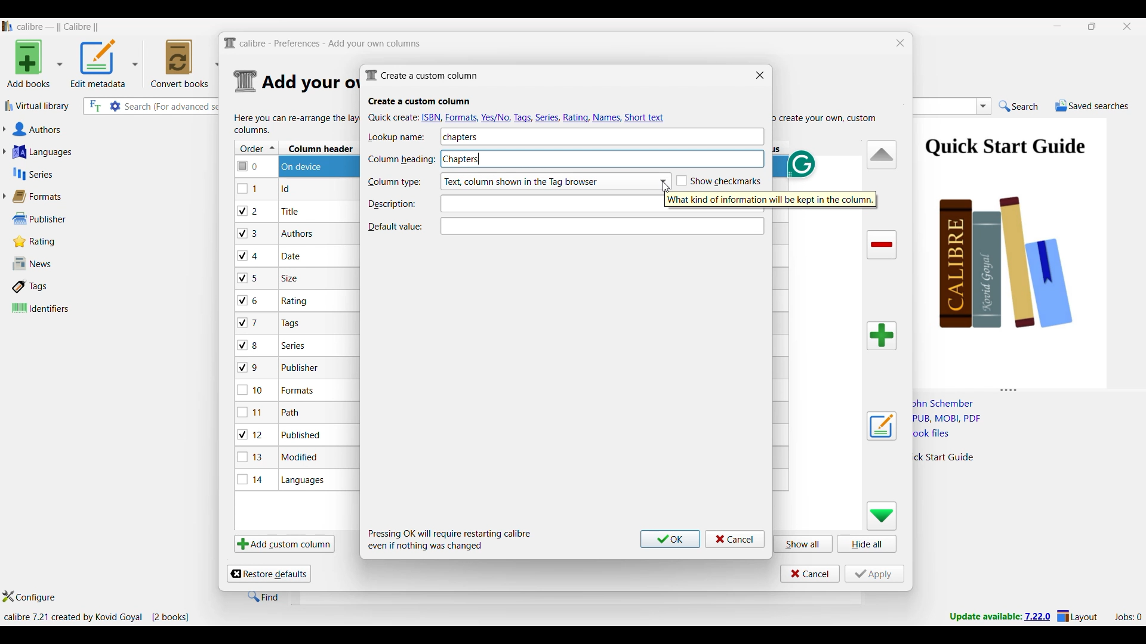 The width and height of the screenshot is (1146, 644). Describe the element at coordinates (246, 82) in the screenshot. I see `Logo of current settings` at that location.